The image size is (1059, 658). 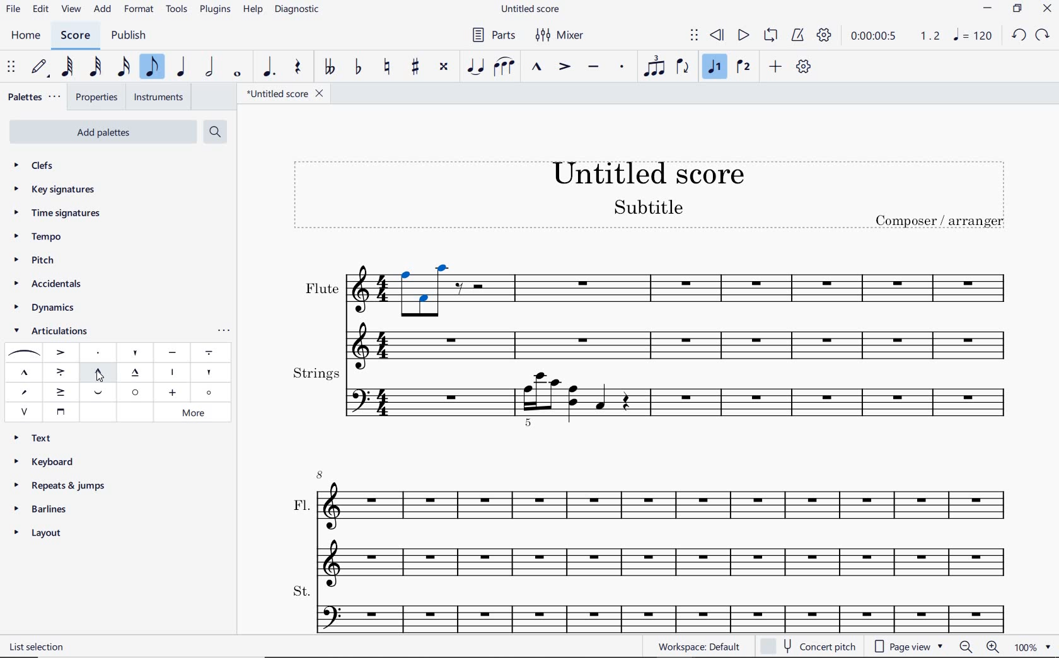 I want to click on articulations, so click(x=51, y=332).